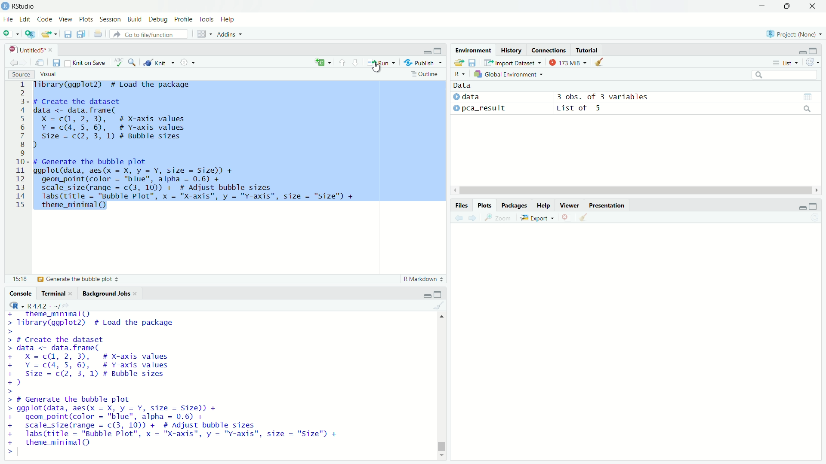 The height and width of the screenshot is (464, 826). I want to click on go to next section, so click(356, 61).